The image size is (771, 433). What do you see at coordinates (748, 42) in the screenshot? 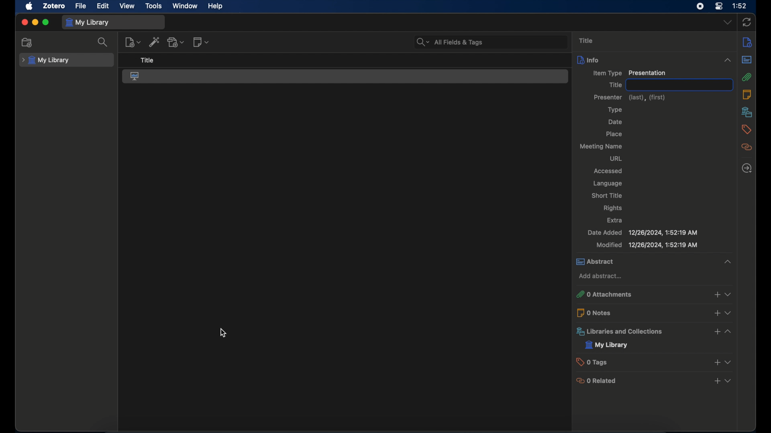
I see `info` at bounding box center [748, 42].